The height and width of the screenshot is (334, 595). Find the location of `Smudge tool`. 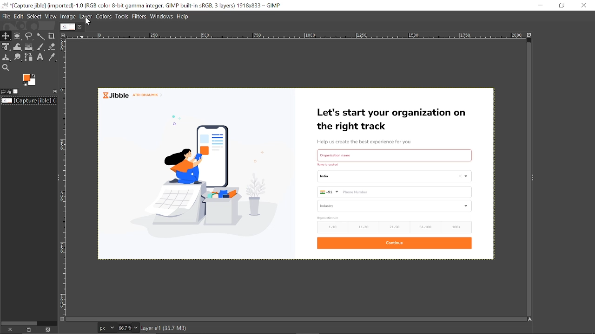

Smudge tool is located at coordinates (19, 58).